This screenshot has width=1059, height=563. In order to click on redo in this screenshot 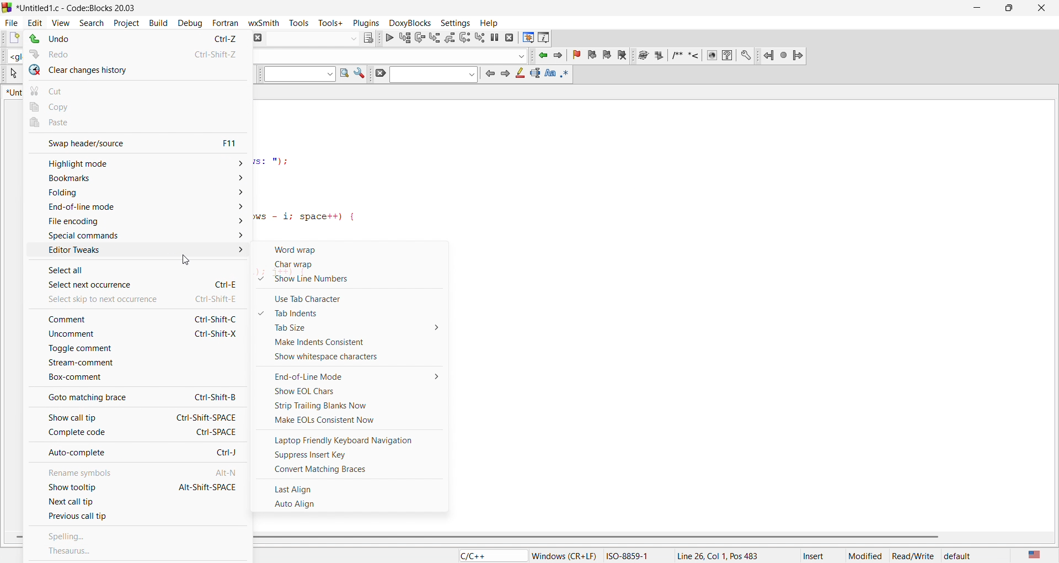, I will do `click(94, 55)`.